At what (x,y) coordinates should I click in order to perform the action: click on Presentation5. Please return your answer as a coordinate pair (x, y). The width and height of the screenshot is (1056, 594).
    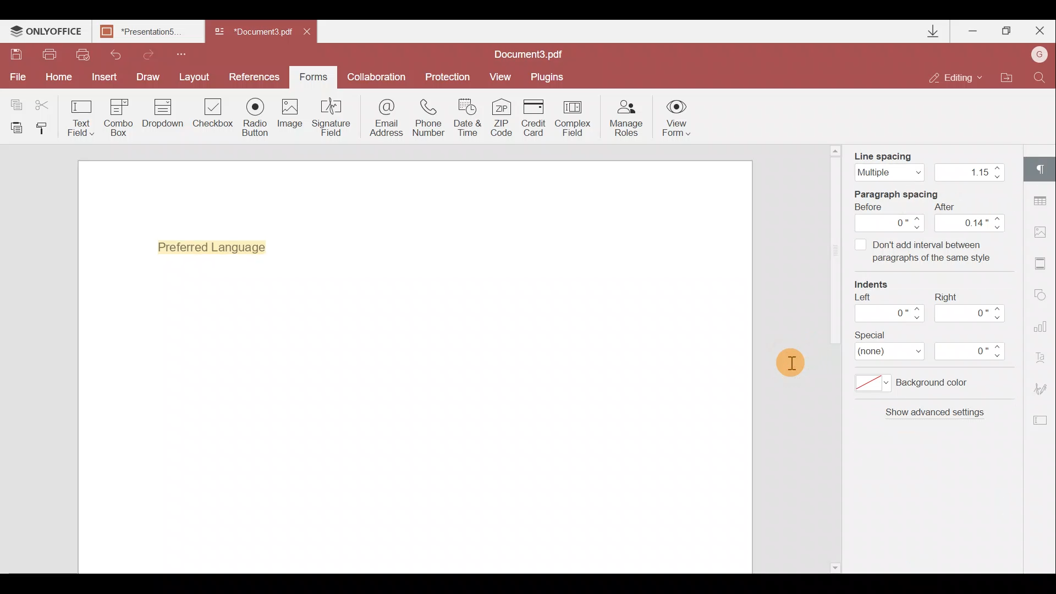
    Looking at the image, I should click on (146, 32).